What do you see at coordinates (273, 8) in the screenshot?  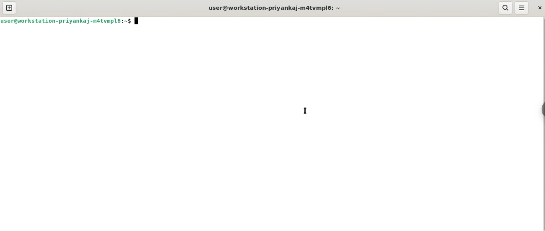 I see ` user@workstation-priyanka-m4tvmpl6:~` at bounding box center [273, 8].